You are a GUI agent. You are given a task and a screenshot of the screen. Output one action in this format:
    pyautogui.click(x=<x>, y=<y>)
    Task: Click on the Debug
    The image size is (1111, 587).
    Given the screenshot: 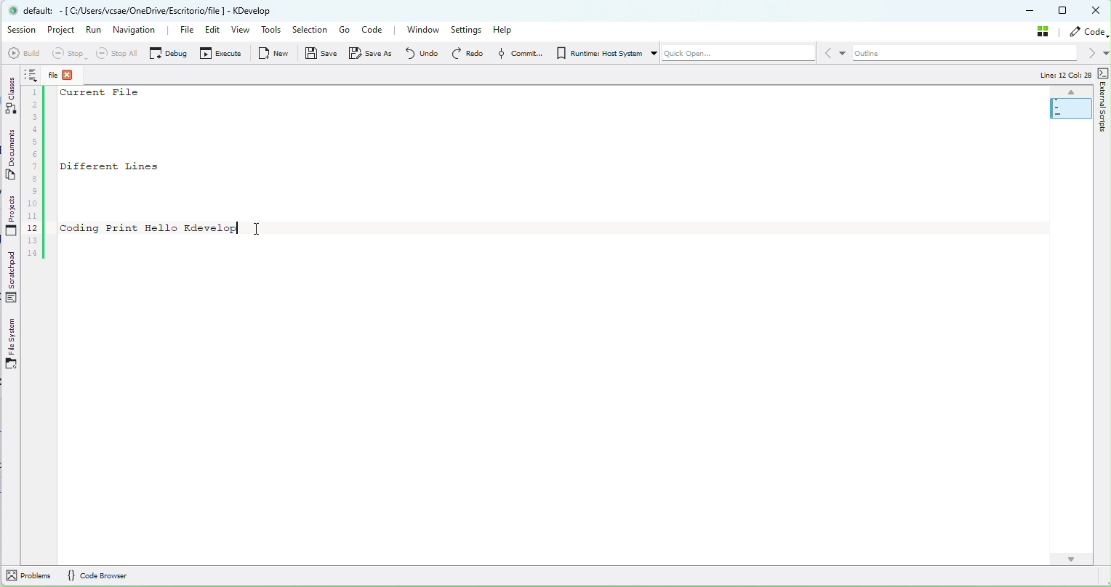 What is the action you would take?
    pyautogui.click(x=168, y=52)
    